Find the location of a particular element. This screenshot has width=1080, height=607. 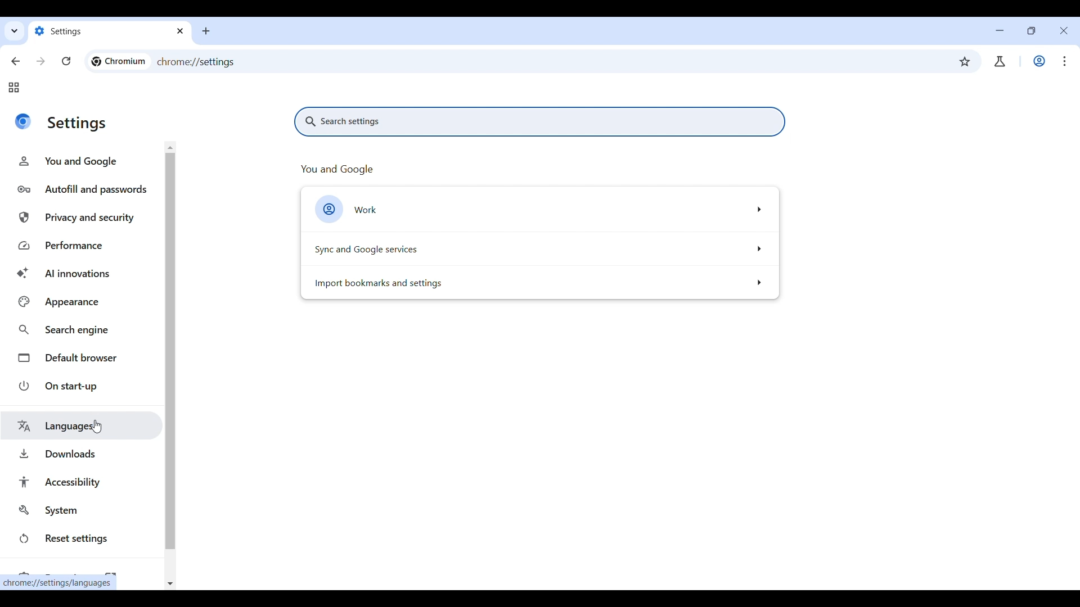

Privacy and security is located at coordinates (84, 219).